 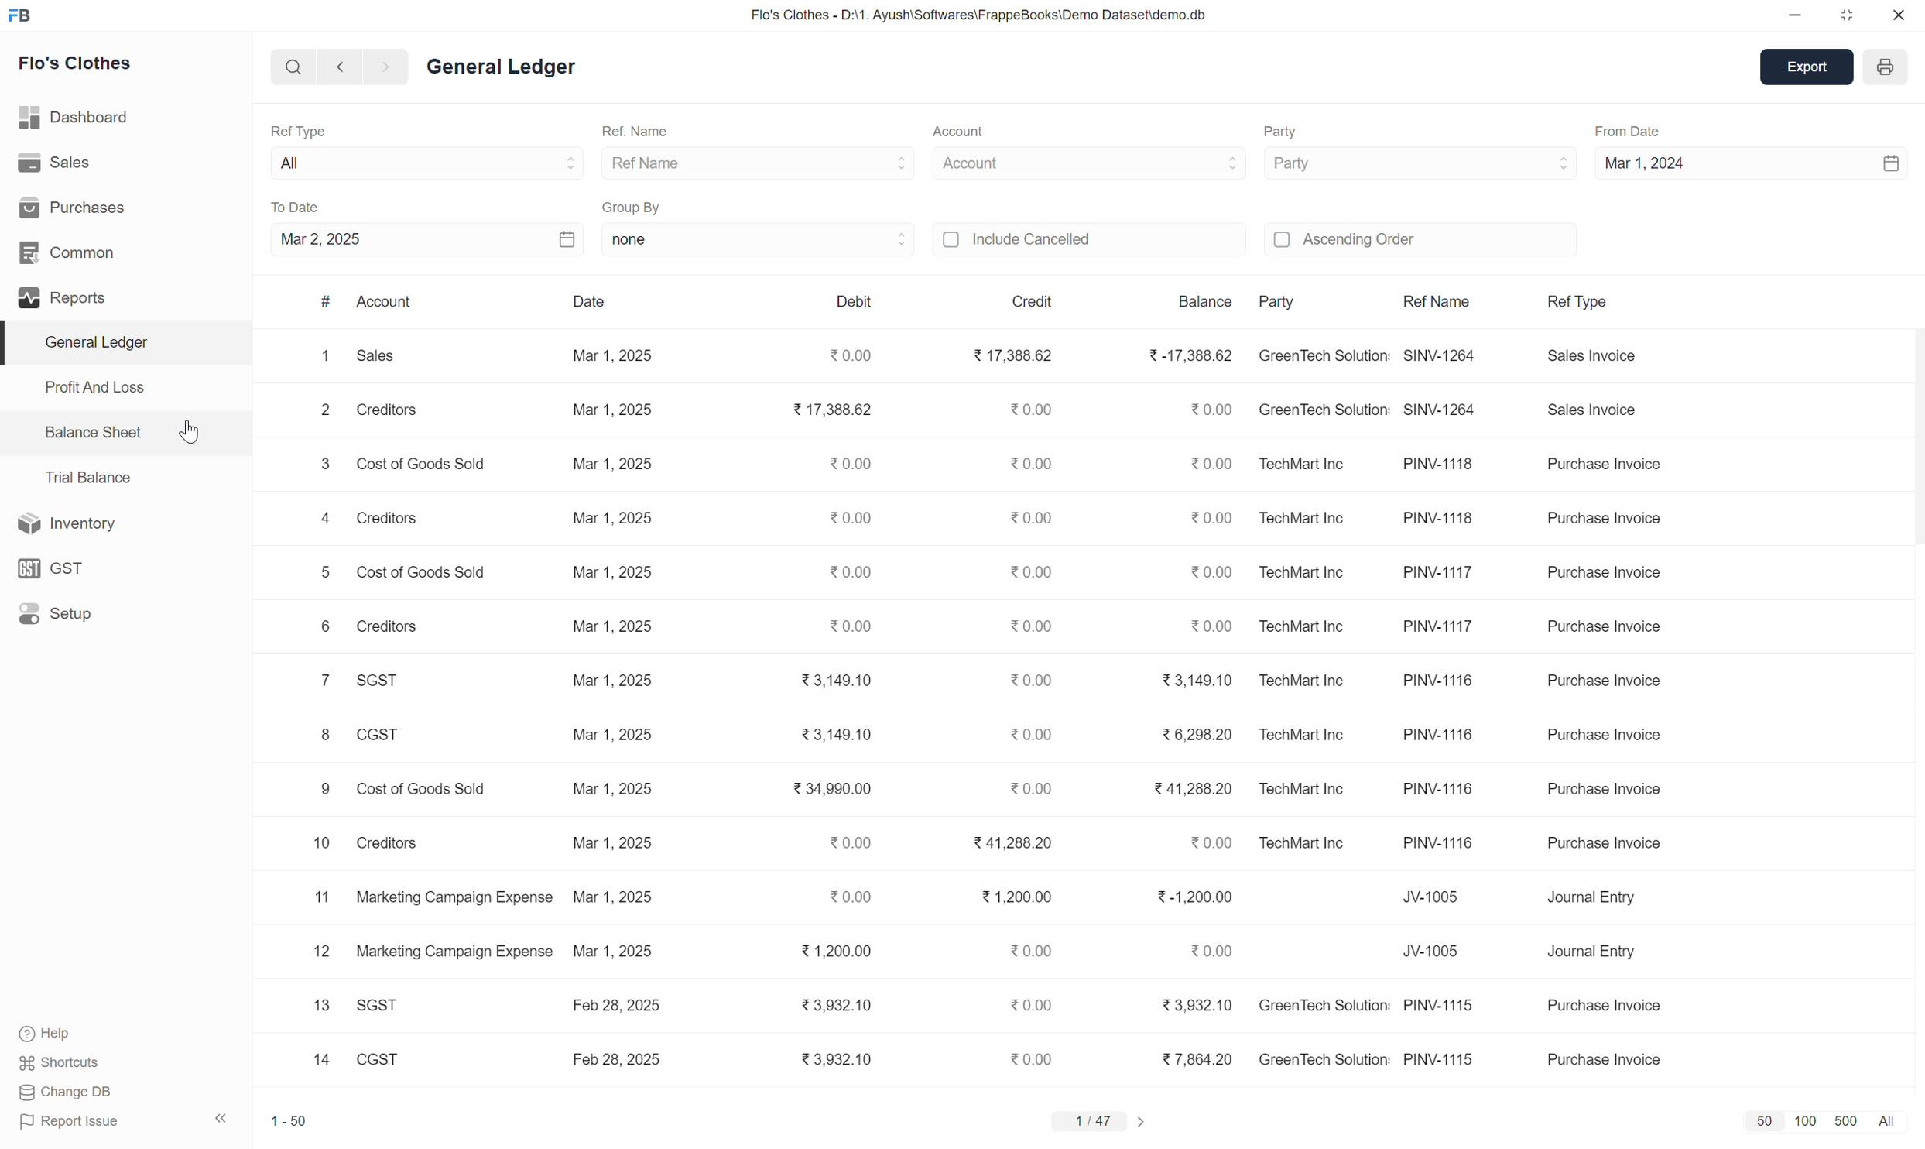 What do you see at coordinates (1204, 516) in the screenshot?
I see `0.00` at bounding box center [1204, 516].